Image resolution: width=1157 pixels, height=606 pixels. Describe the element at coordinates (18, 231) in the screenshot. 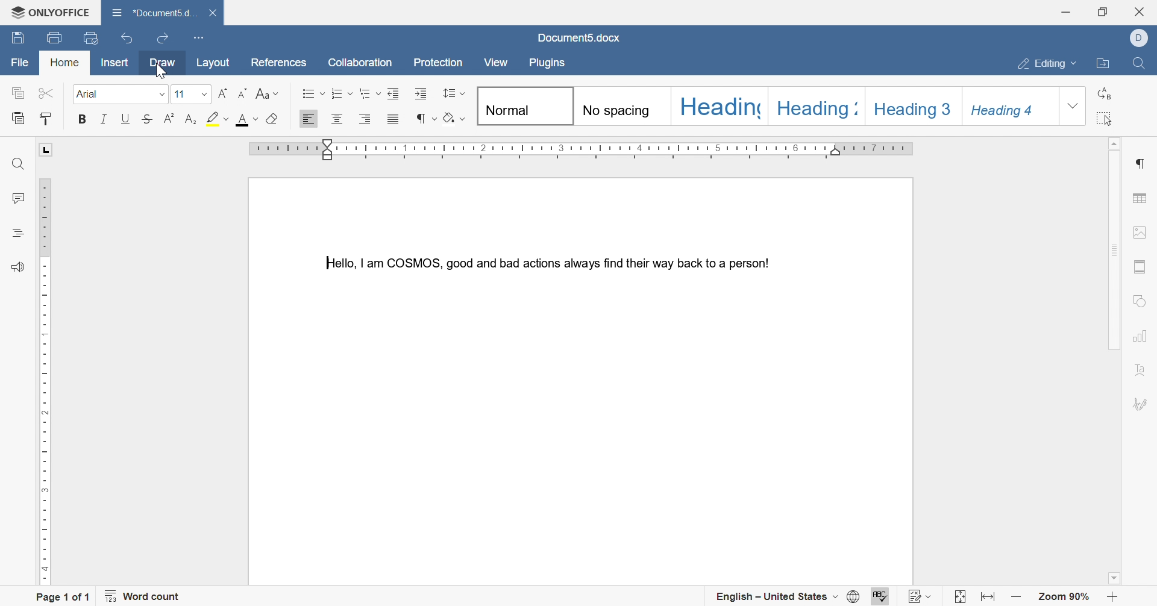

I see `headings` at that location.